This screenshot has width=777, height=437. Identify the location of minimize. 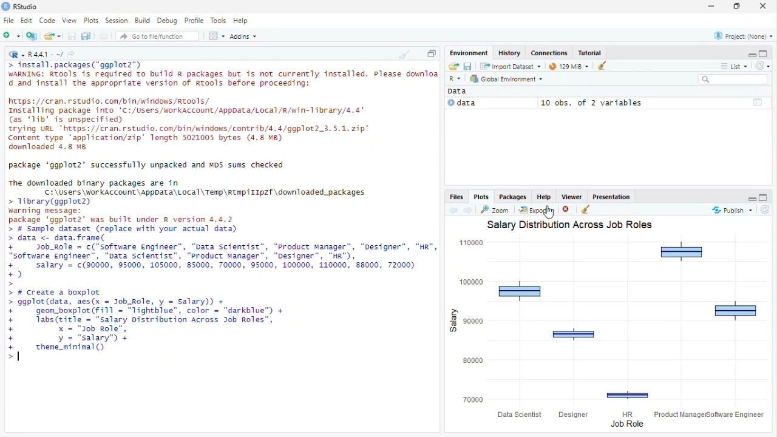
(748, 198).